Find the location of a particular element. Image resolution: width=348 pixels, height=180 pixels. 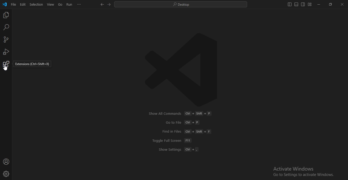

profile is located at coordinates (7, 174).